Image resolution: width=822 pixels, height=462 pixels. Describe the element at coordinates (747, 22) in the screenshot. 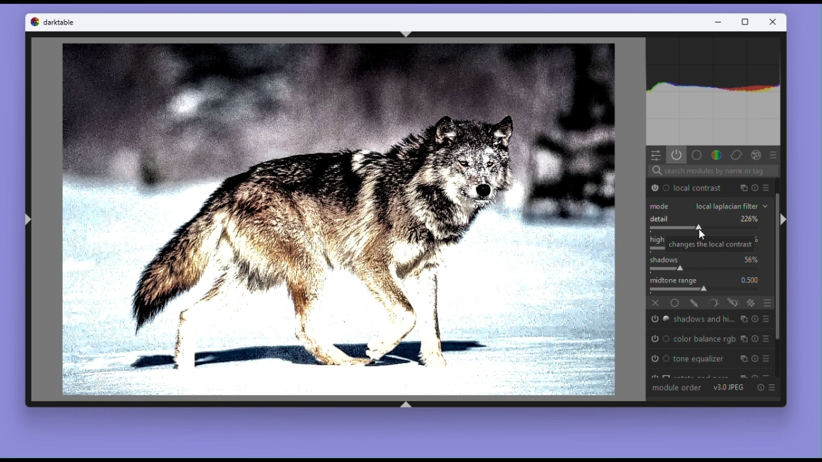

I see `Restore down` at that location.